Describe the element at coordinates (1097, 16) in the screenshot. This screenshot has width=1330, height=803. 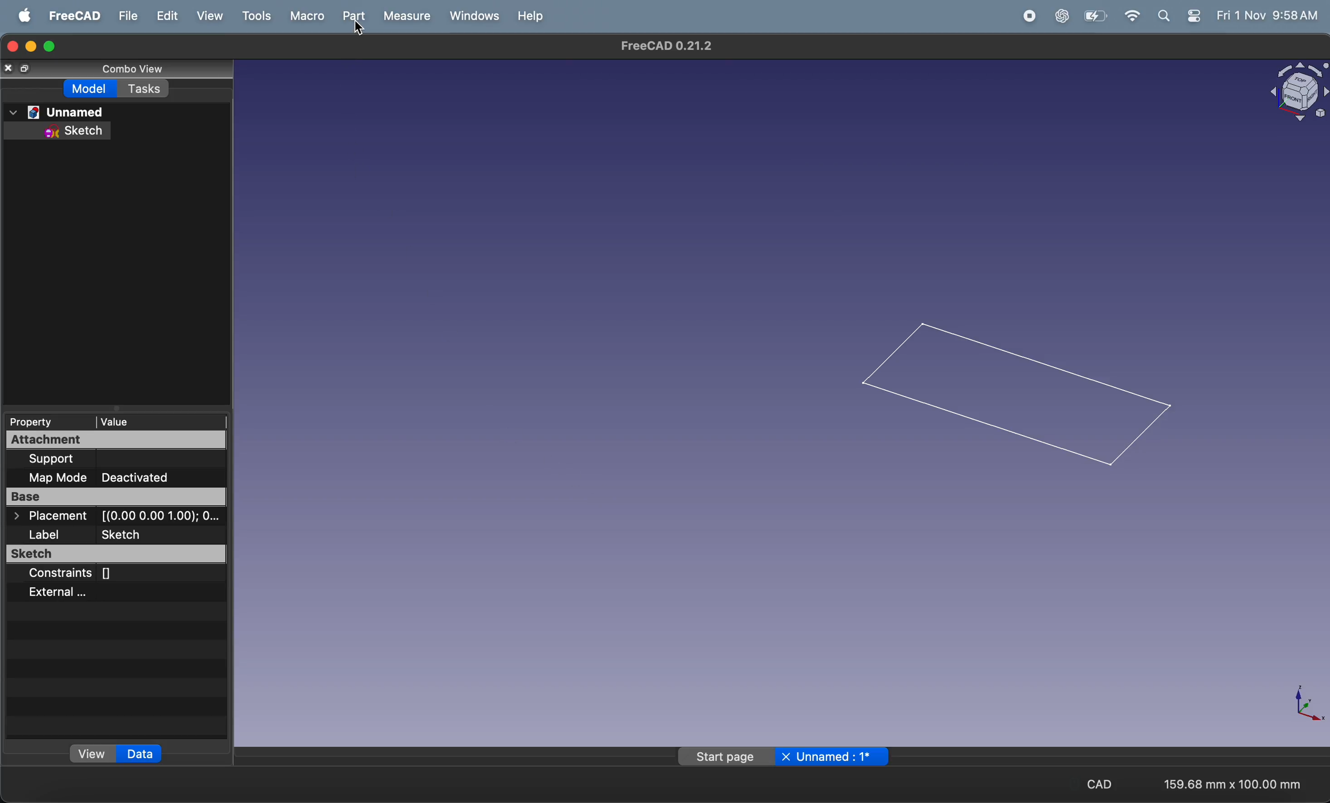
I see `battery` at that location.